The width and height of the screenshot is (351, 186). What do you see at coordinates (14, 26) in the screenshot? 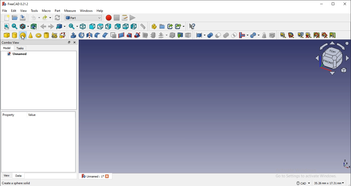
I see `fit selection` at bounding box center [14, 26].